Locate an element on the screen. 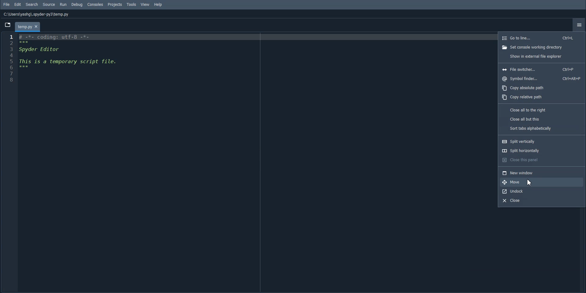  Close all but this is located at coordinates (542, 118).